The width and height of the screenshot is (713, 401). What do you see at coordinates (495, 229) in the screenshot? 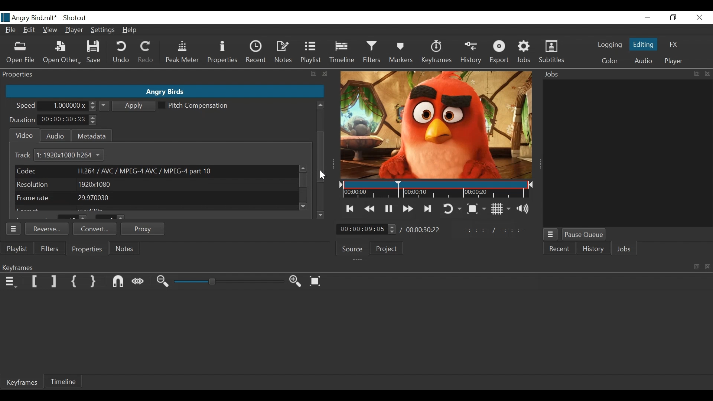
I see `In Point` at bounding box center [495, 229].